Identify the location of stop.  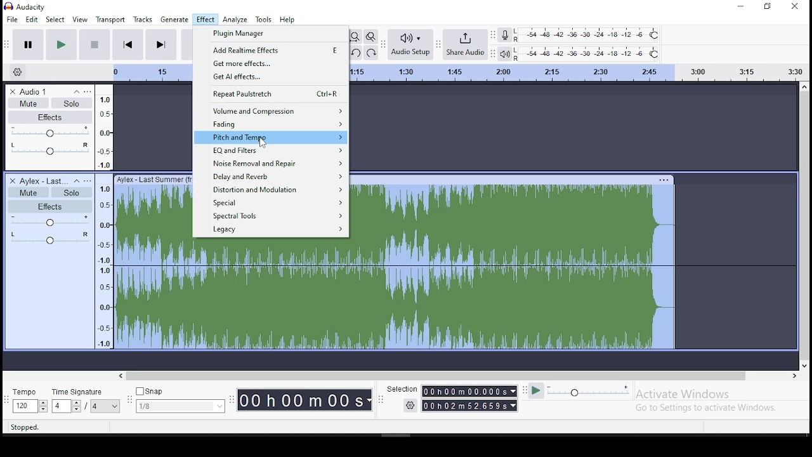
(95, 44).